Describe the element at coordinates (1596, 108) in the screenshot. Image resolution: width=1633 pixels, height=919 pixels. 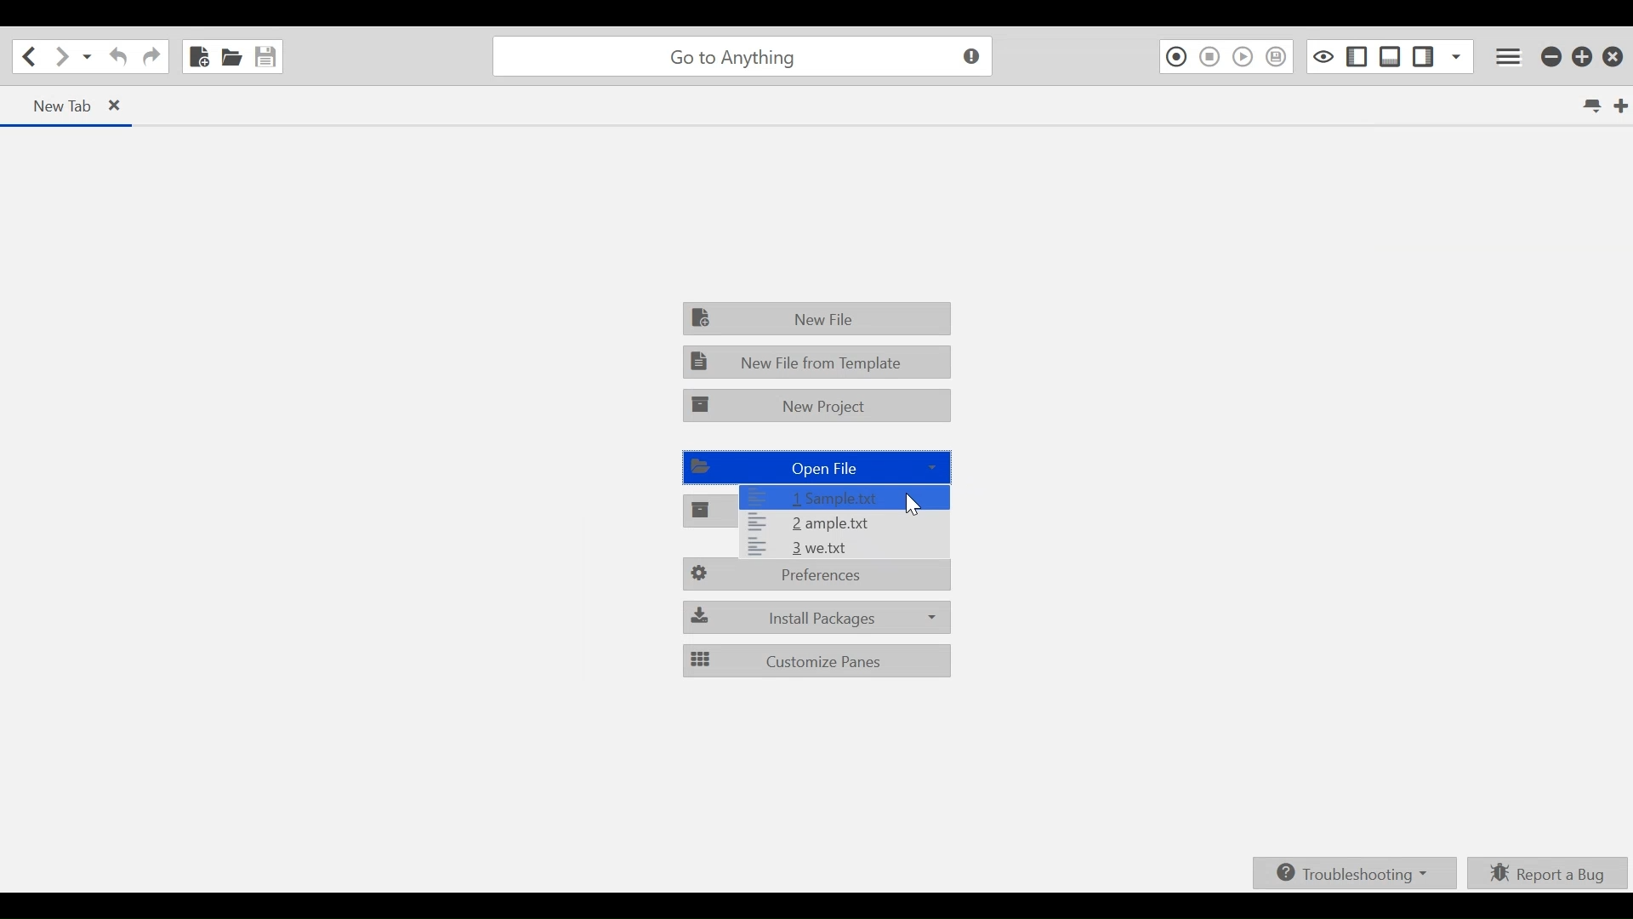
I see `List all tabs` at that location.